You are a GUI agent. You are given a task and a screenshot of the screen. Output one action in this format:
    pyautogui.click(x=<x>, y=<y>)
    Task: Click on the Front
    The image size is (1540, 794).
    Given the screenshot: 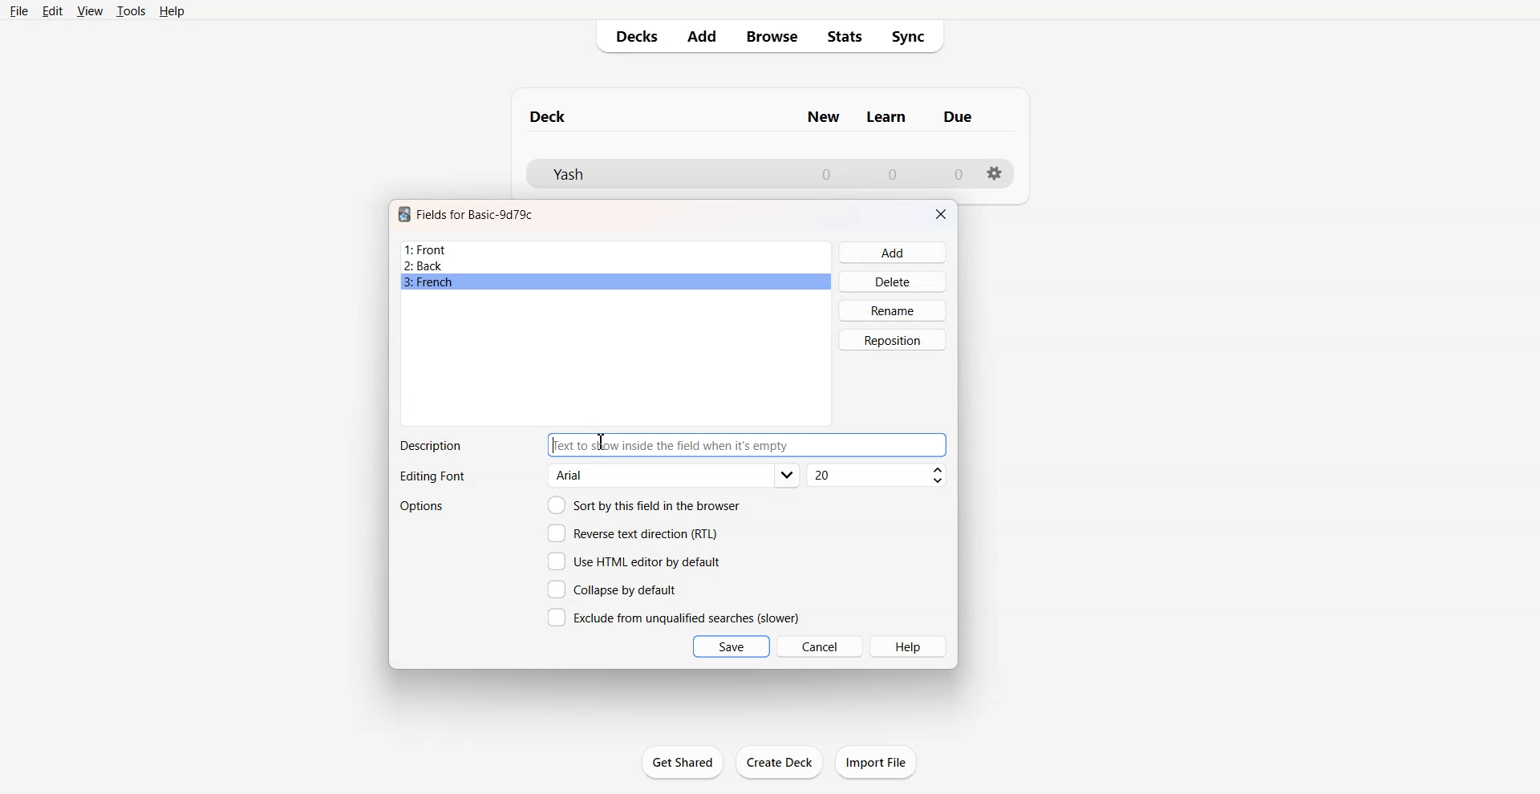 What is the action you would take?
    pyautogui.click(x=616, y=249)
    